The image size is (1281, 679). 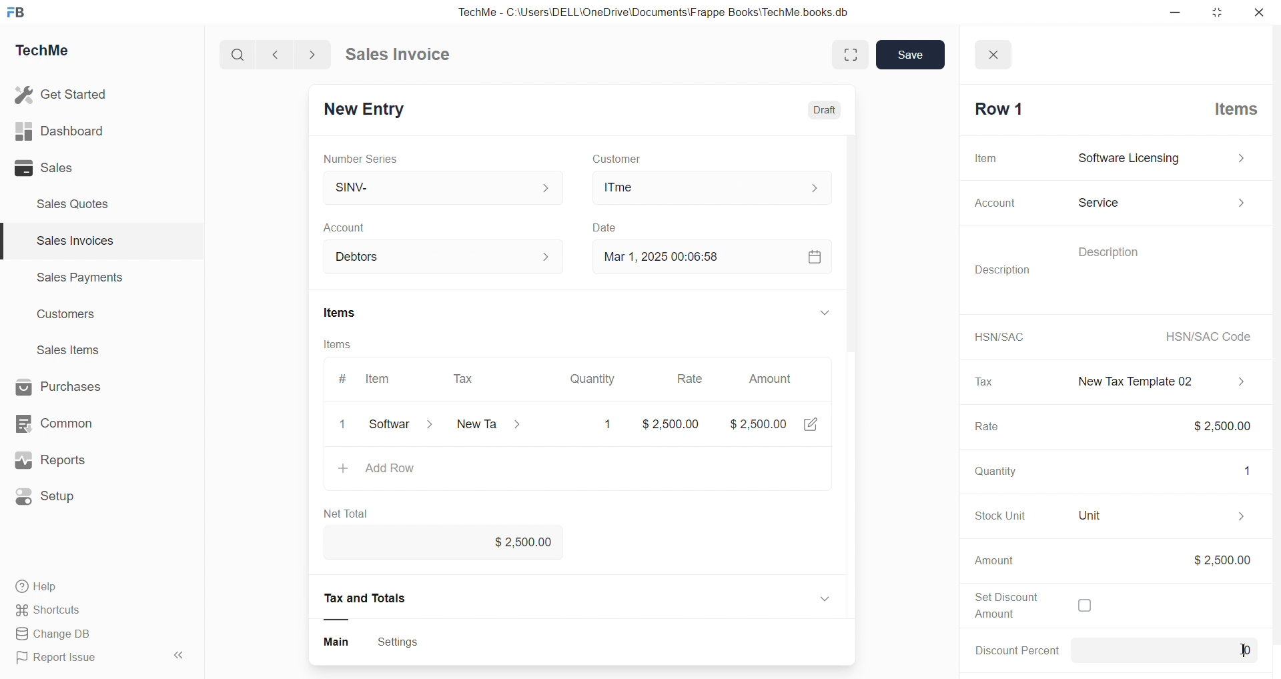 I want to click on Purchases, so click(x=71, y=386).